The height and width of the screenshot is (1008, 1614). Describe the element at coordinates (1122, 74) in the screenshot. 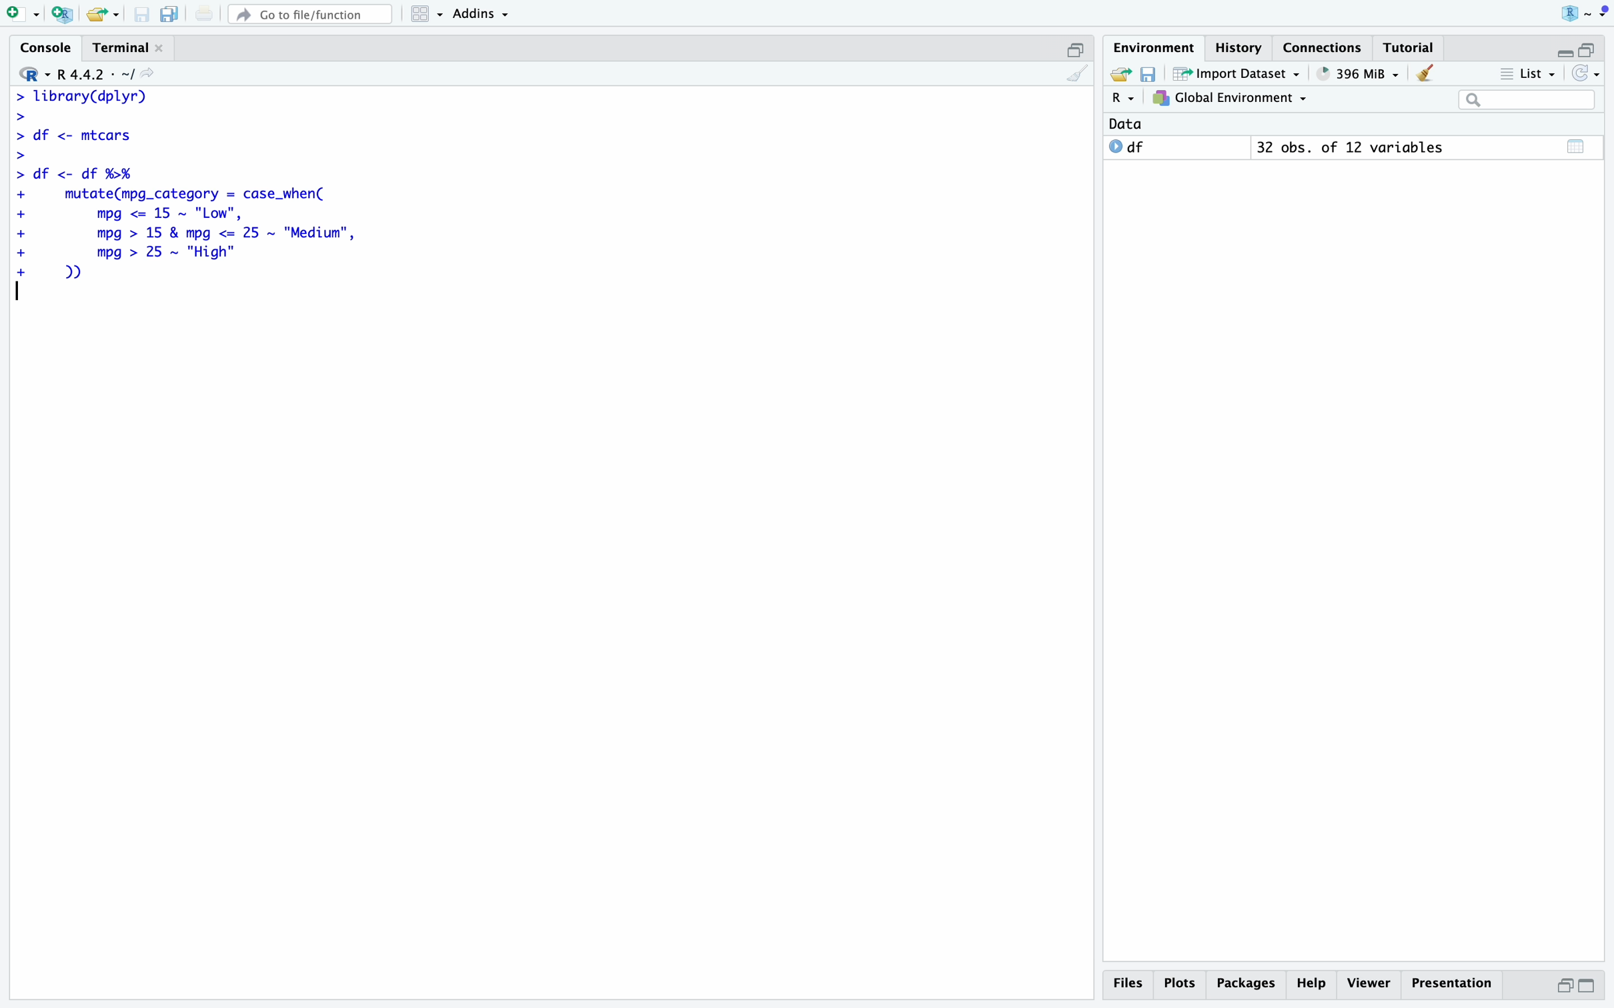

I see `share folder` at that location.